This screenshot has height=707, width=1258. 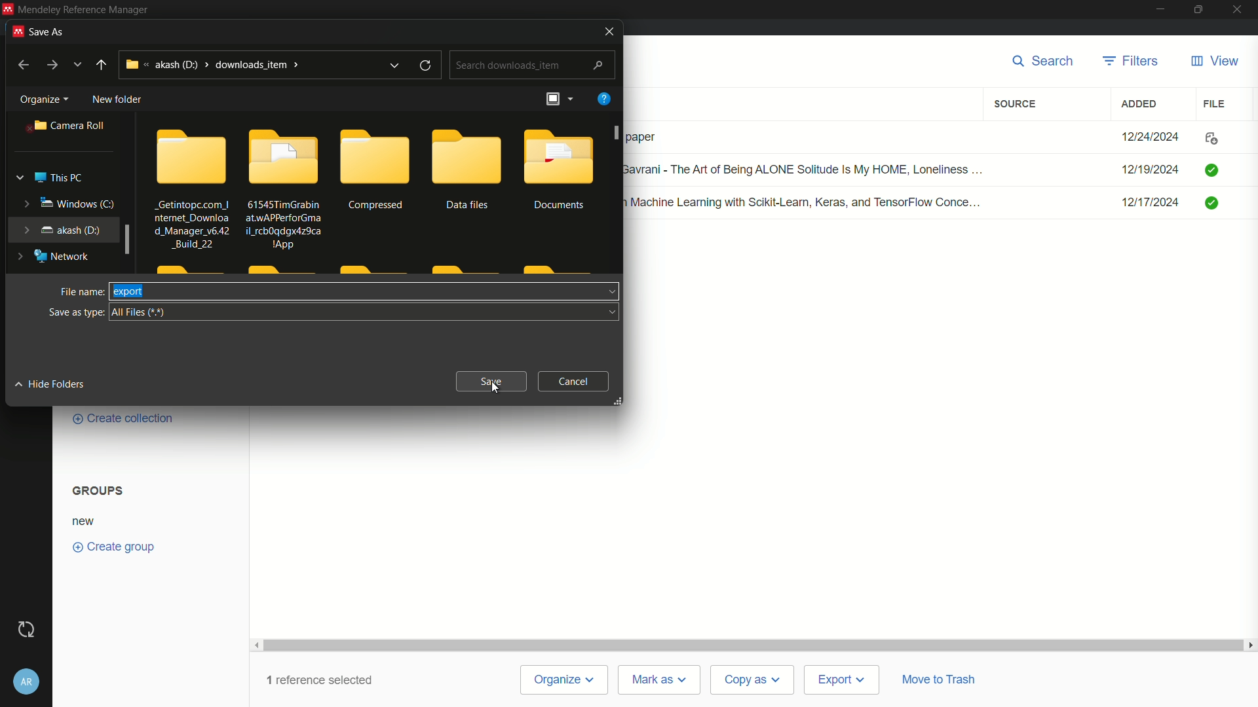 I want to click on file, so click(x=1212, y=104).